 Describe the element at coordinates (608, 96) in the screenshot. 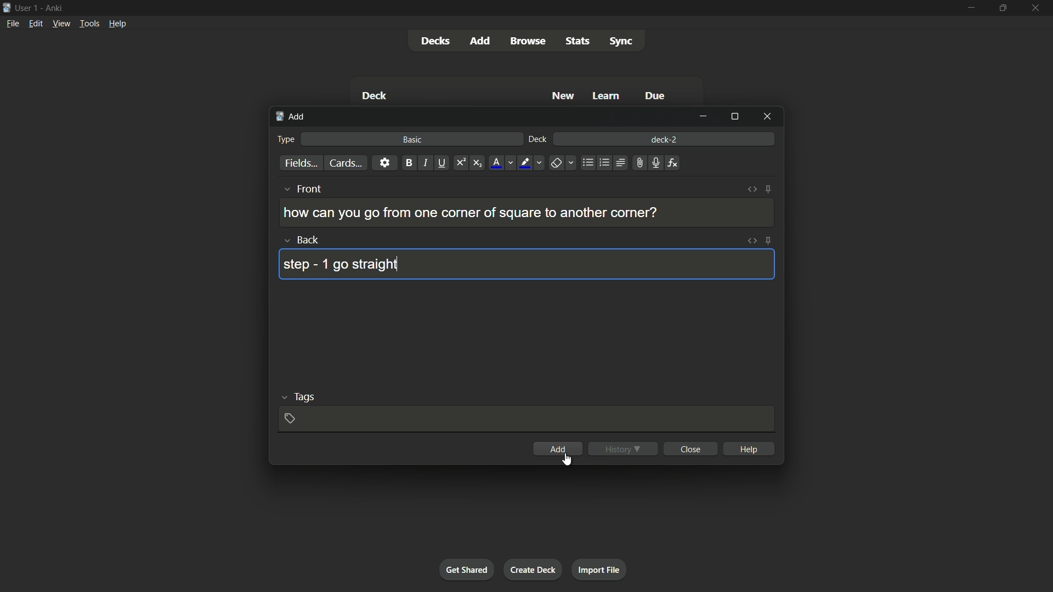

I see `learn` at that location.